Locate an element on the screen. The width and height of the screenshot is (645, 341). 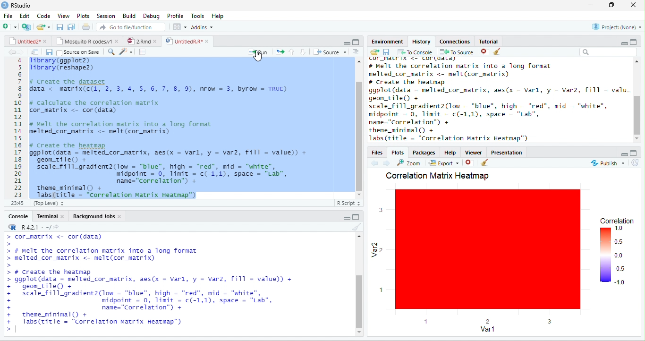
arrows is located at coordinates (280, 52).